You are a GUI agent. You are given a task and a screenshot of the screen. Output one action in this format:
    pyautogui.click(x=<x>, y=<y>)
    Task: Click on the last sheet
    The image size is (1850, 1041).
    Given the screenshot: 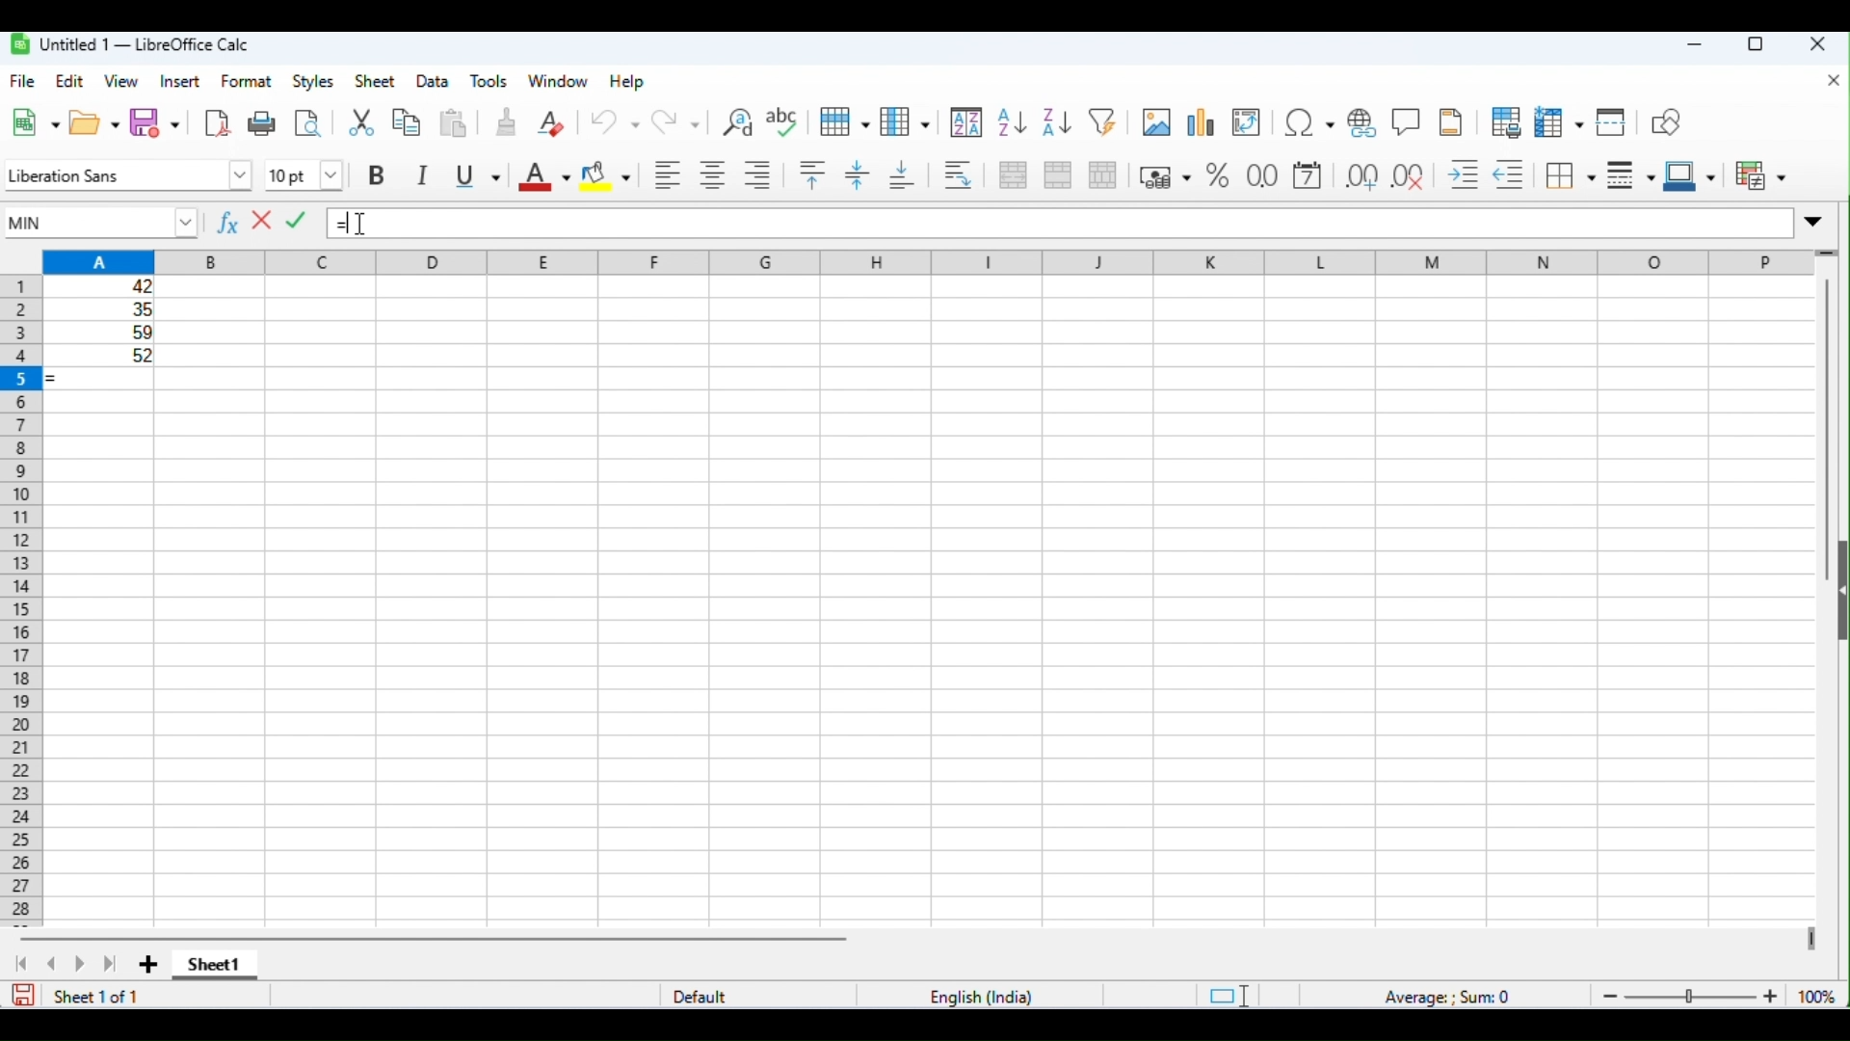 What is the action you would take?
    pyautogui.click(x=112, y=966)
    